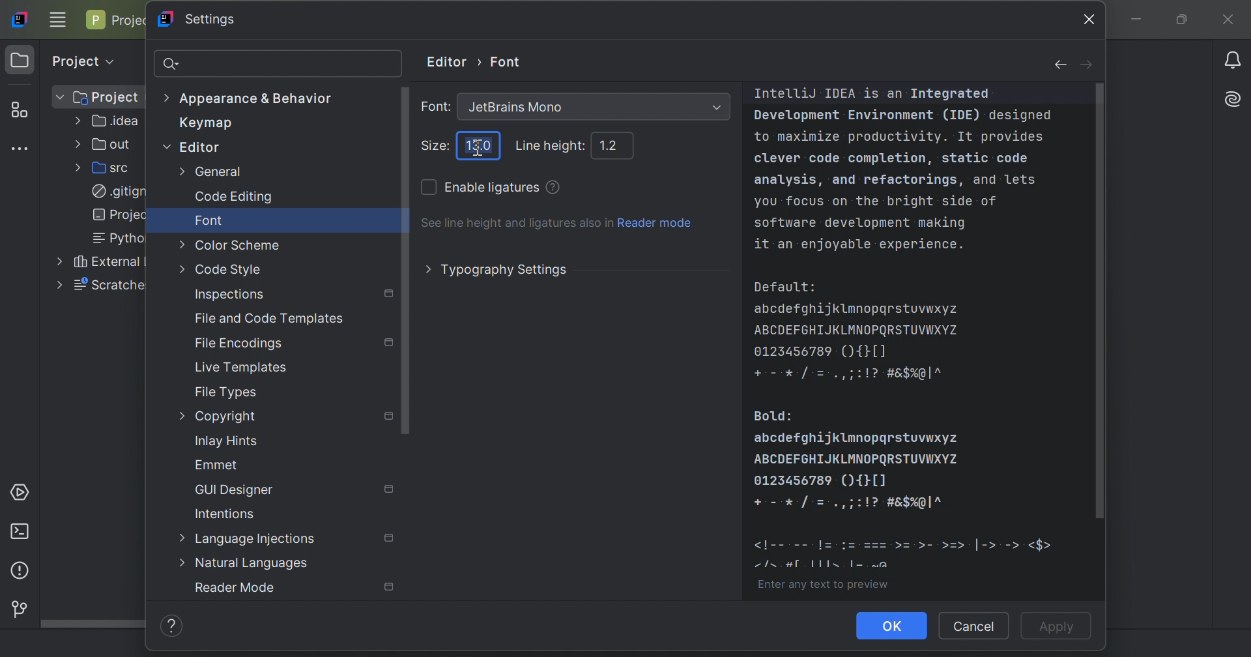 This screenshot has width=1251, height=657. Describe the element at coordinates (906, 554) in the screenshot. I see `icons` at that location.